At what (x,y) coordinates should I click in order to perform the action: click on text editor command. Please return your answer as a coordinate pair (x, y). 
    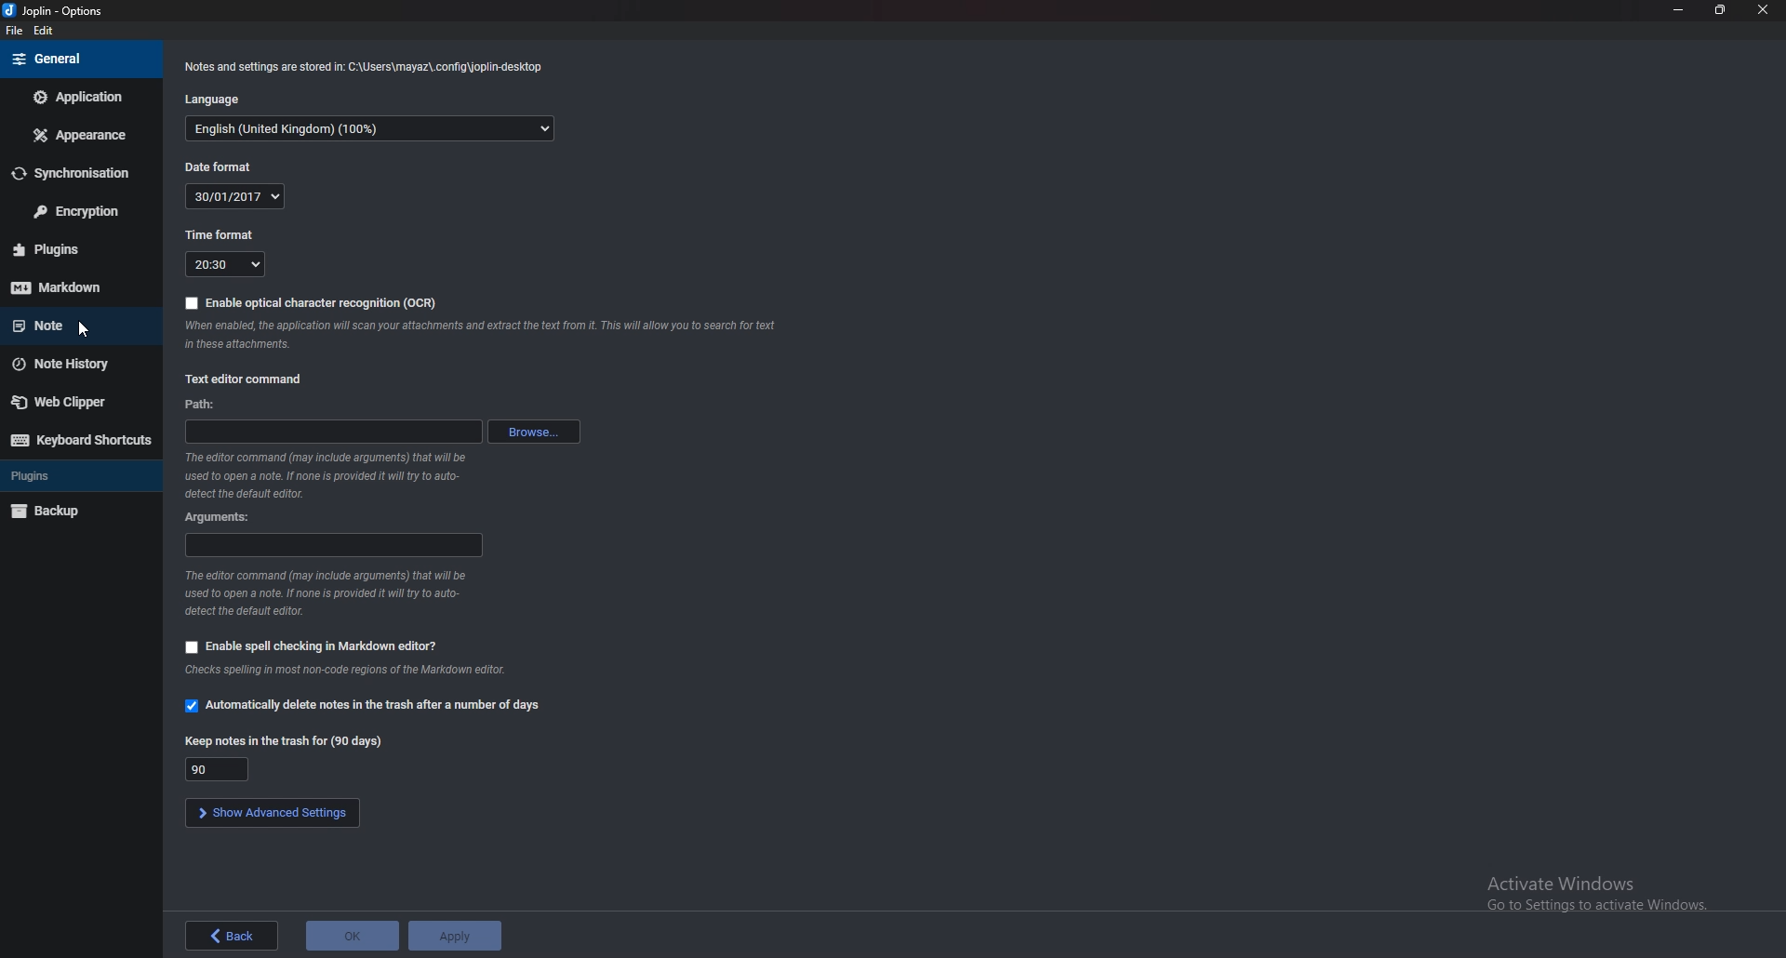
    Looking at the image, I should click on (251, 379).